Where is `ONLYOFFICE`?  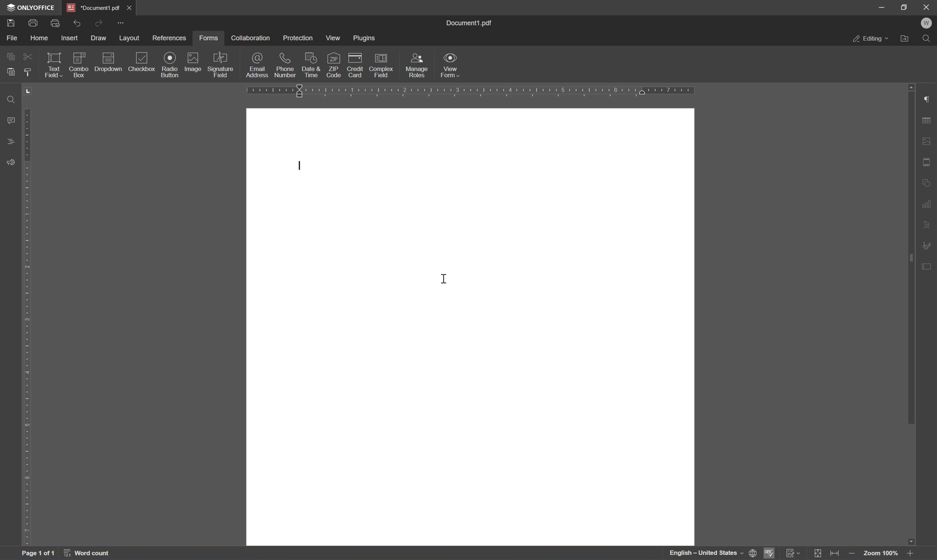
ONLYOFFICE is located at coordinates (29, 7).